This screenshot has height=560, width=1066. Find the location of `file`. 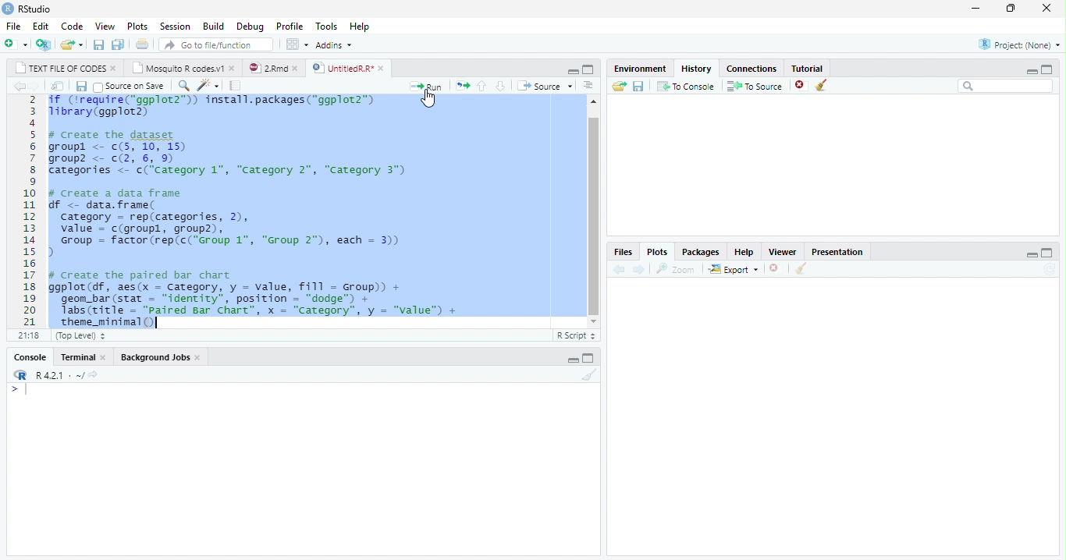

file is located at coordinates (12, 25).